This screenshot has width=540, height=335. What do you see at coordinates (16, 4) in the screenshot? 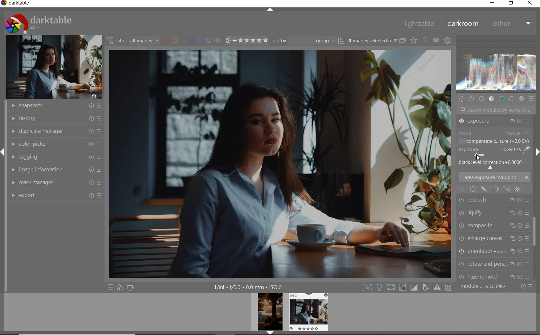
I see `SYSTEM NAME` at bounding box center [16, 4].